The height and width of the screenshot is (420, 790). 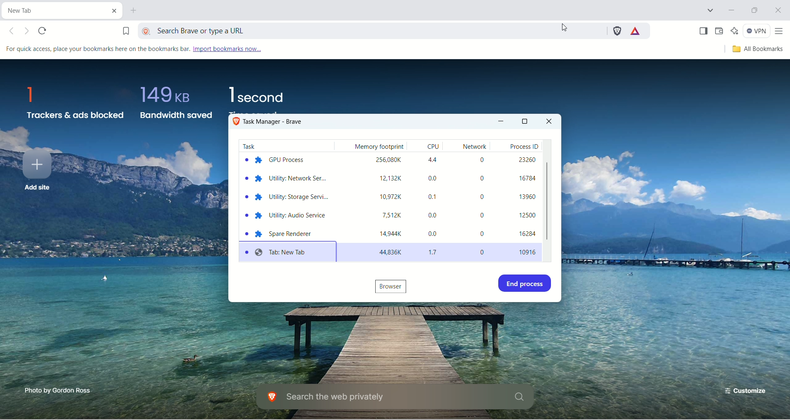 What do you see at coordinates (502, 122) in the screenshot?
I see `minimize` at bounding box center [502, 122].